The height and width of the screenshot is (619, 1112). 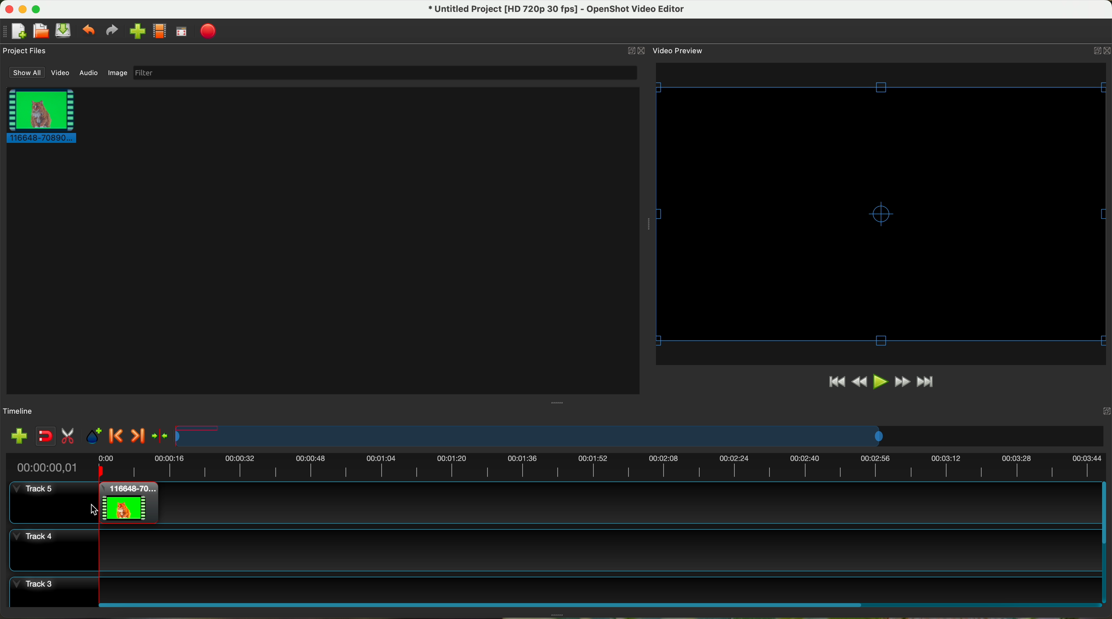 I want to click on previous marker, so click(x=117, y=436).